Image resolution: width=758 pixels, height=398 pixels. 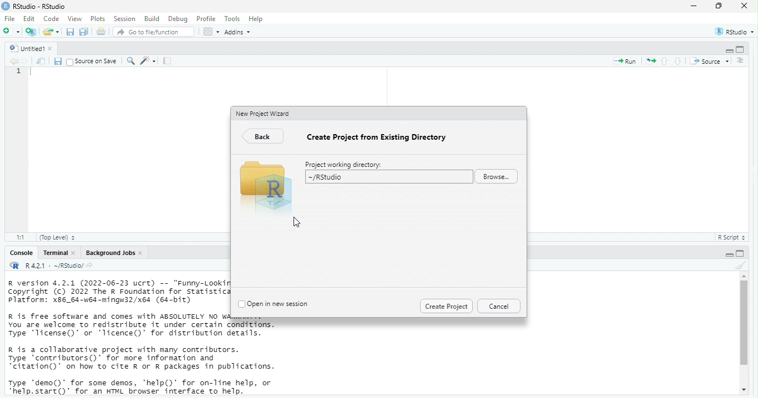 What do you see at coordinates (35, 73) in the screenshot?
I see `typing cursor` at bounding box center [35, 73].